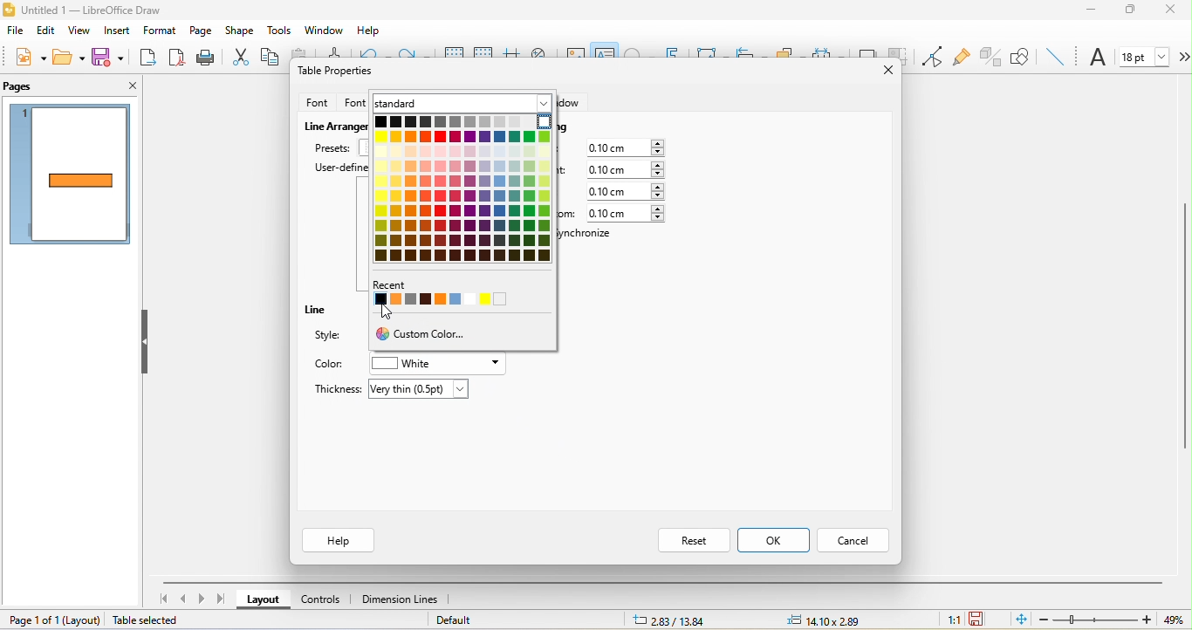  What do you see at coordinates (202, 32) in the screenshot?
I see `page` at bounding box center [202, 32].